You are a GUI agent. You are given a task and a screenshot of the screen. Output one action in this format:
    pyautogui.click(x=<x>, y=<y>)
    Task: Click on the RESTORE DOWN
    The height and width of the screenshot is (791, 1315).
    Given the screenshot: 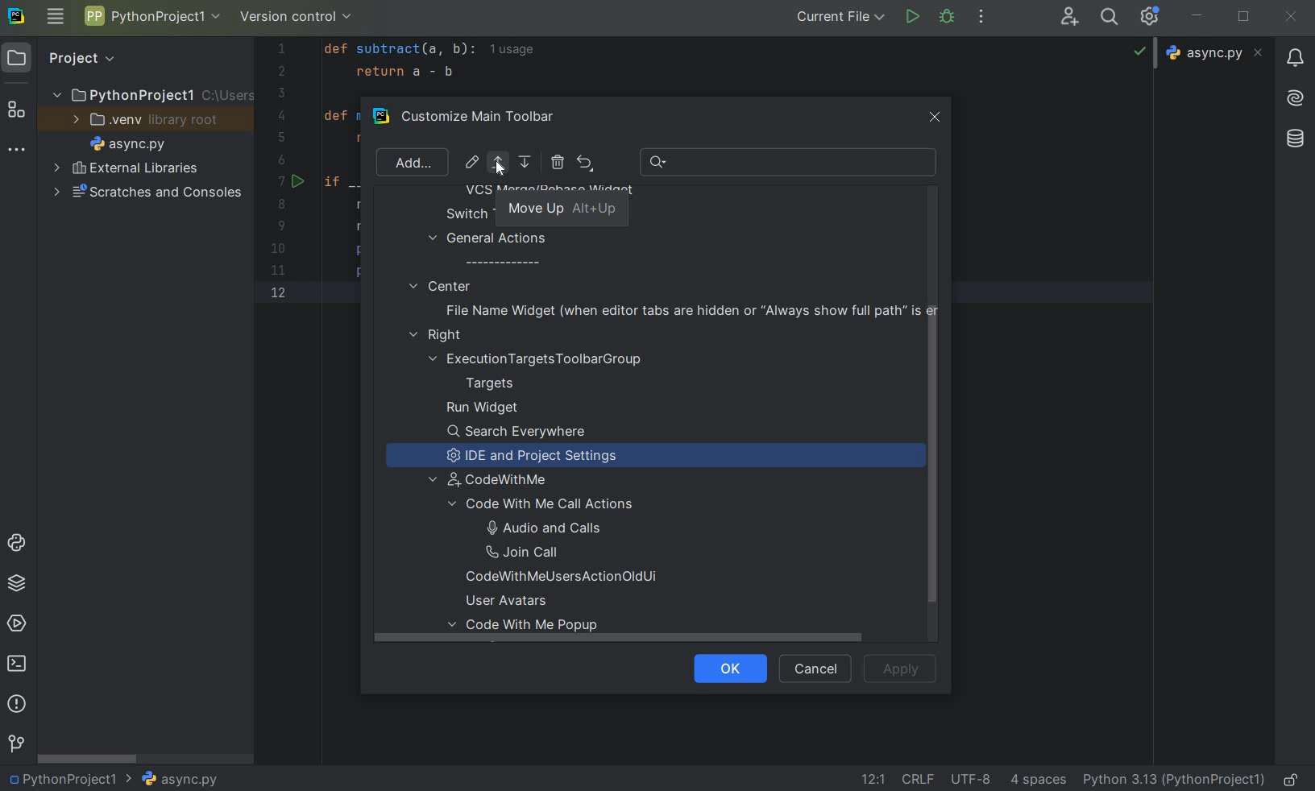 What is the action you would take?
    pyautogui.click(x=1244, y=14)
    